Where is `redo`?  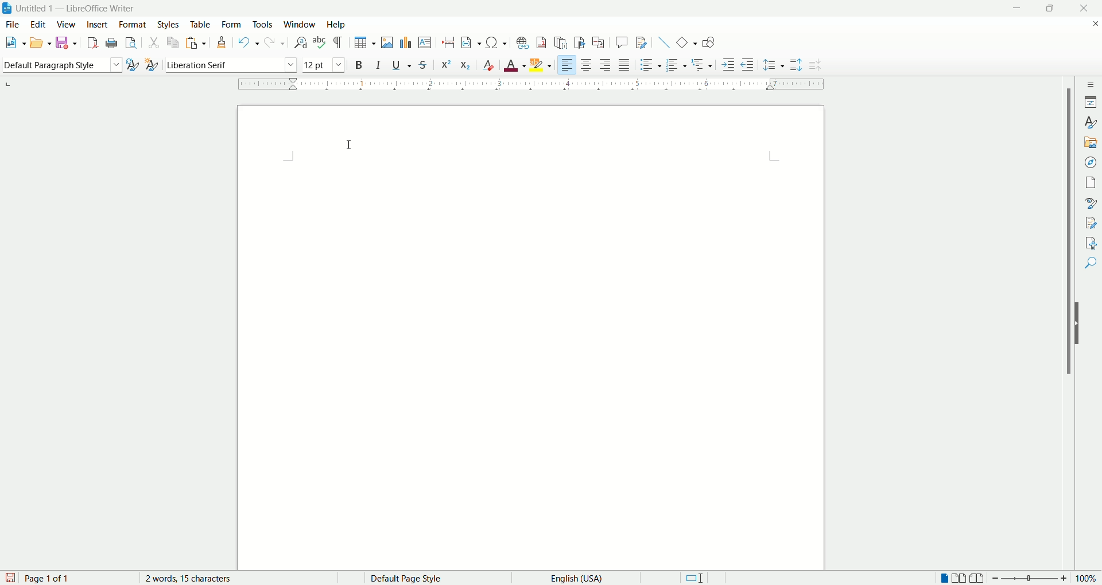
redo is located at coordinates (274, 42).